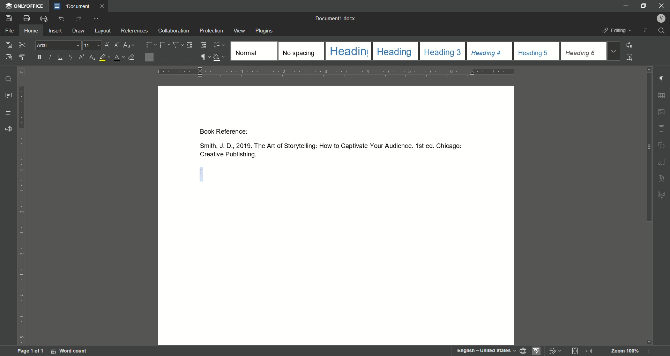  Describe the element at coordinates (205, 57) in the screenshot. I see `nonprinting character` at that location.